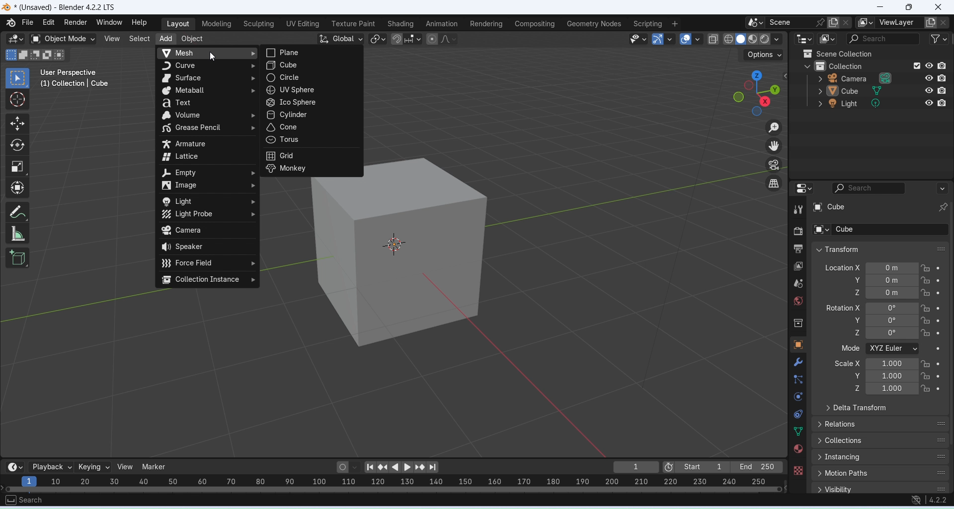 This screenshot has height=509, width=954. What do you see at coordinates (176, 24) in the screenshot?
I see `Layout` at bounding box center [176, 24].